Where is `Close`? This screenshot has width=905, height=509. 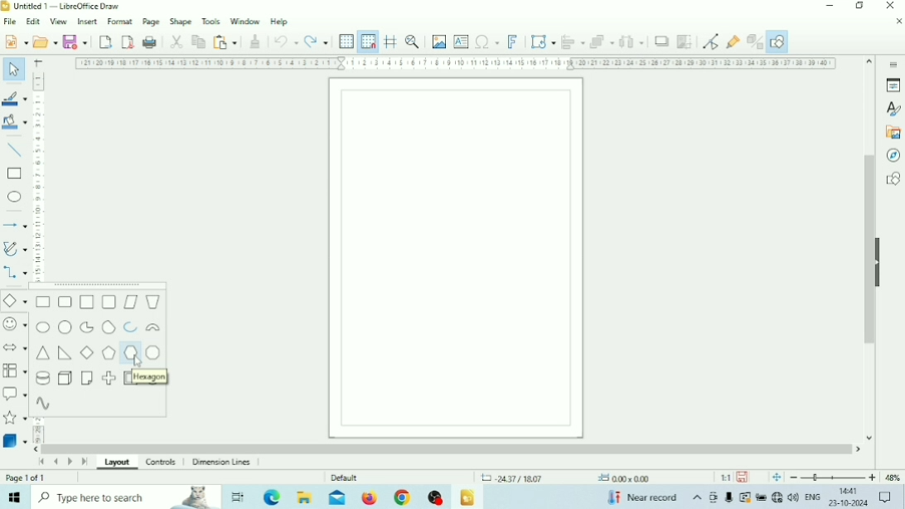
Close is located at coordinates (889, 6).